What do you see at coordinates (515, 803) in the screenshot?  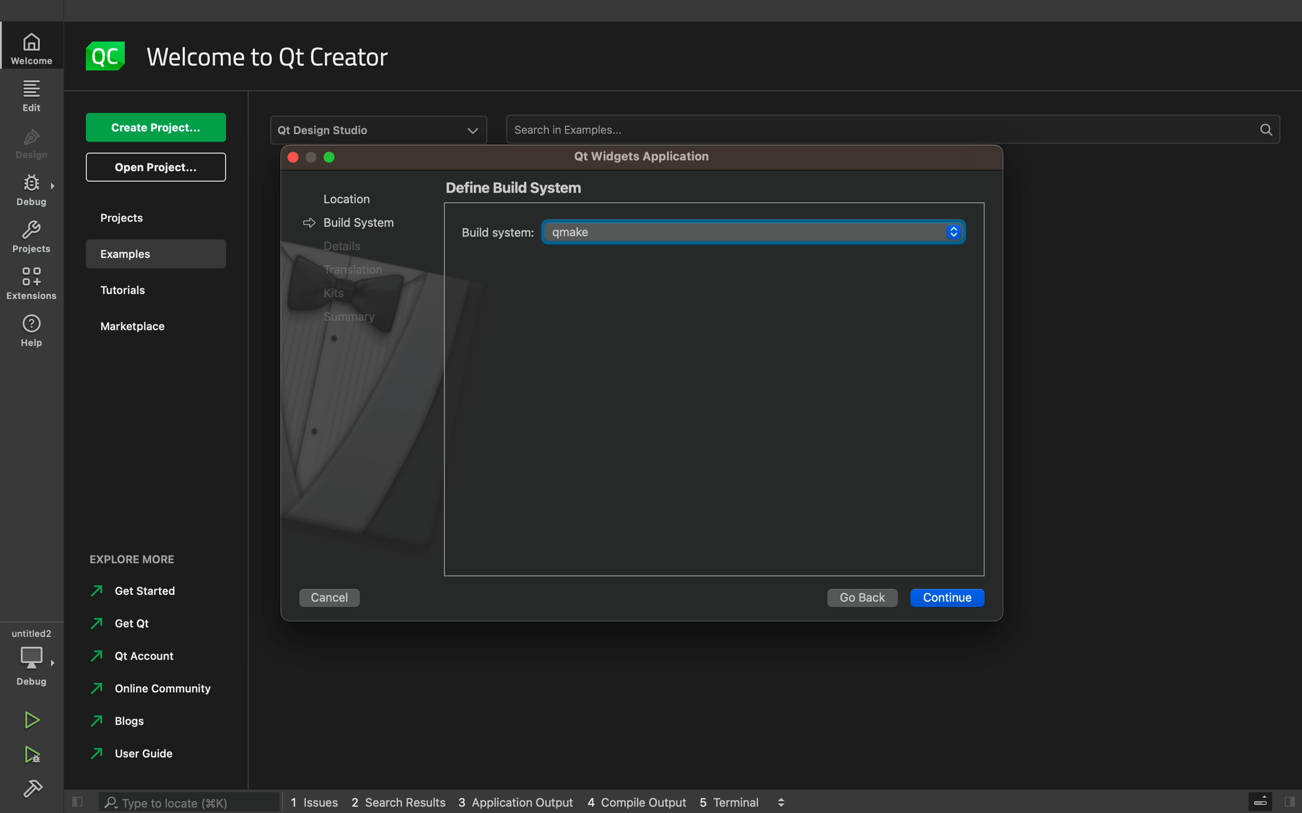 I see `3 application output` at bounding box center [515, 803].